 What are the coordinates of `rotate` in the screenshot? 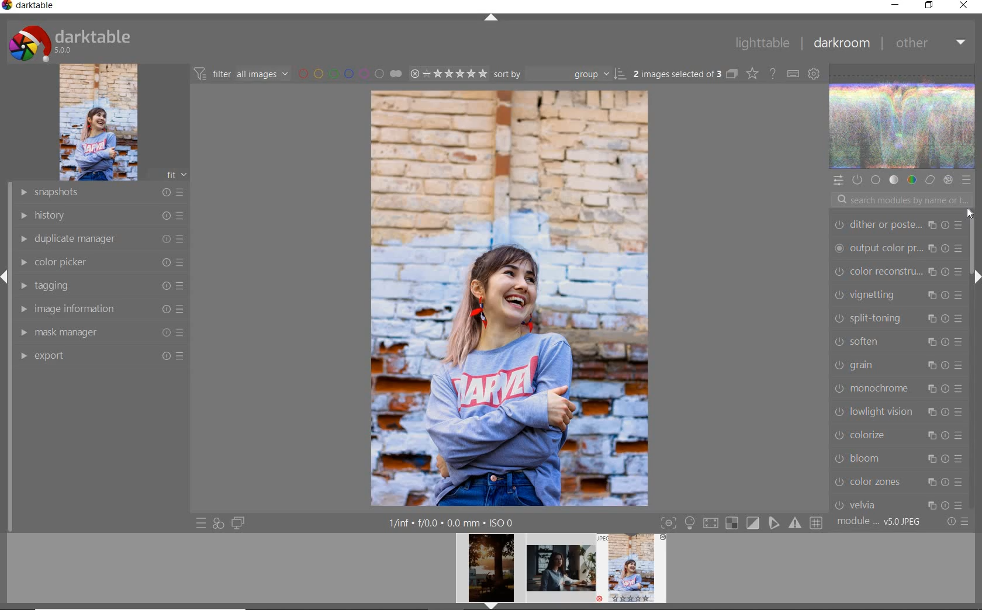 It's located at (900, 435).